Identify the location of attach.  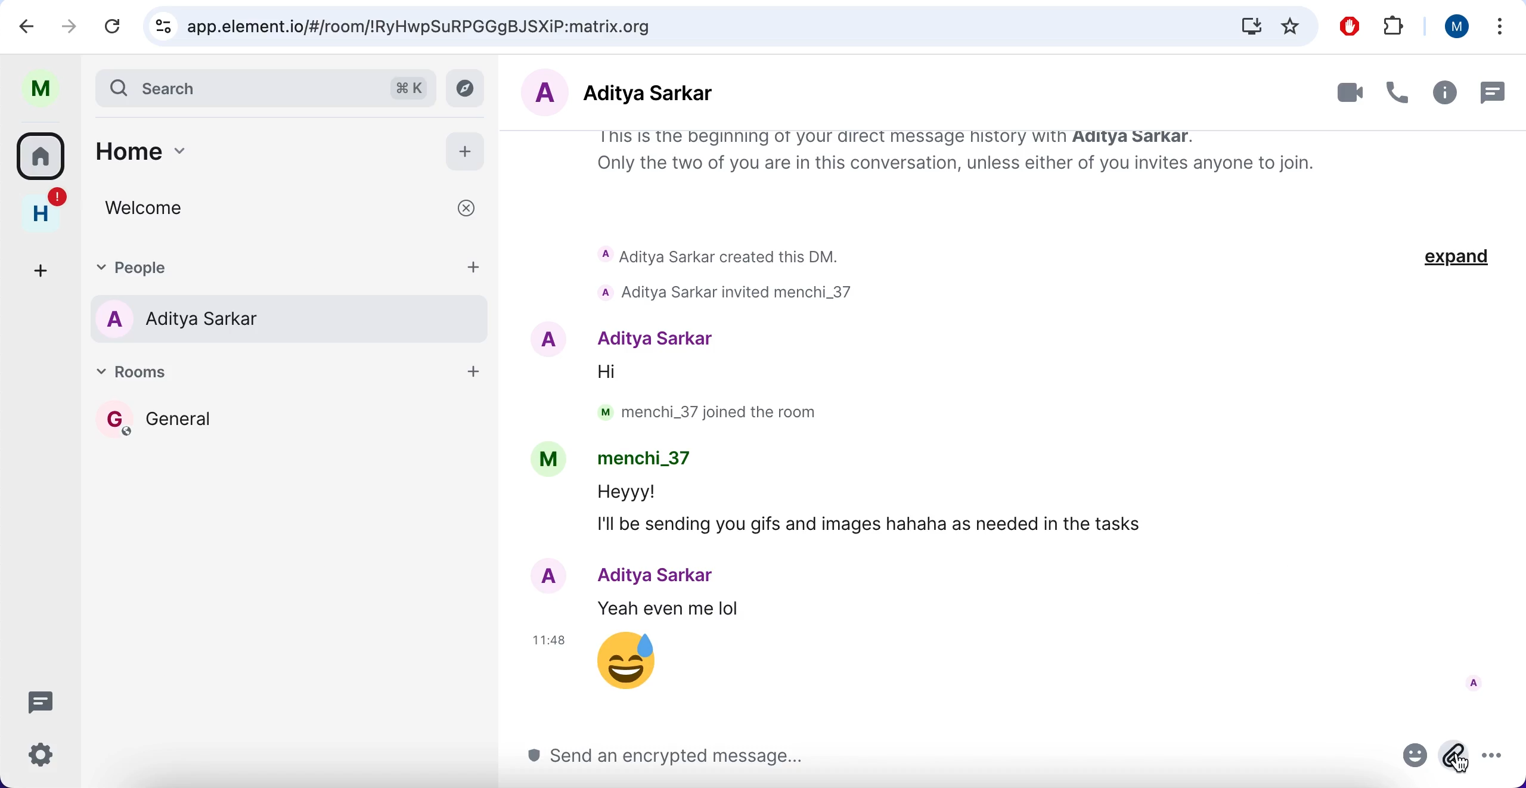
(1453, 758).